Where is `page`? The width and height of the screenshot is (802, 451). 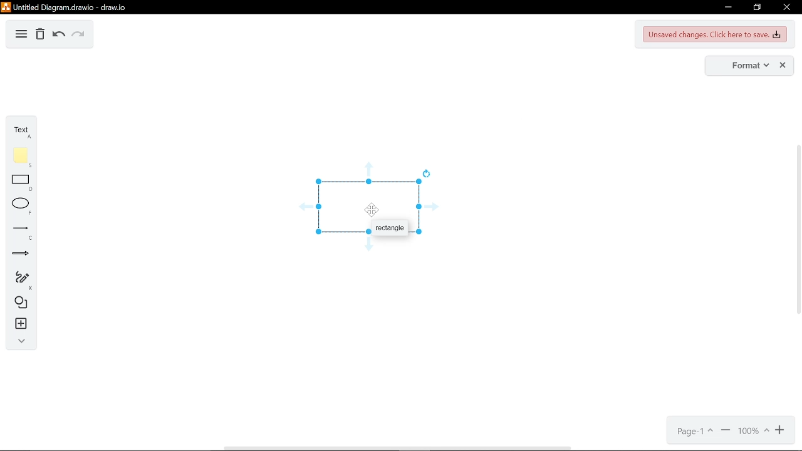
page is located at coordinates (696, 431).